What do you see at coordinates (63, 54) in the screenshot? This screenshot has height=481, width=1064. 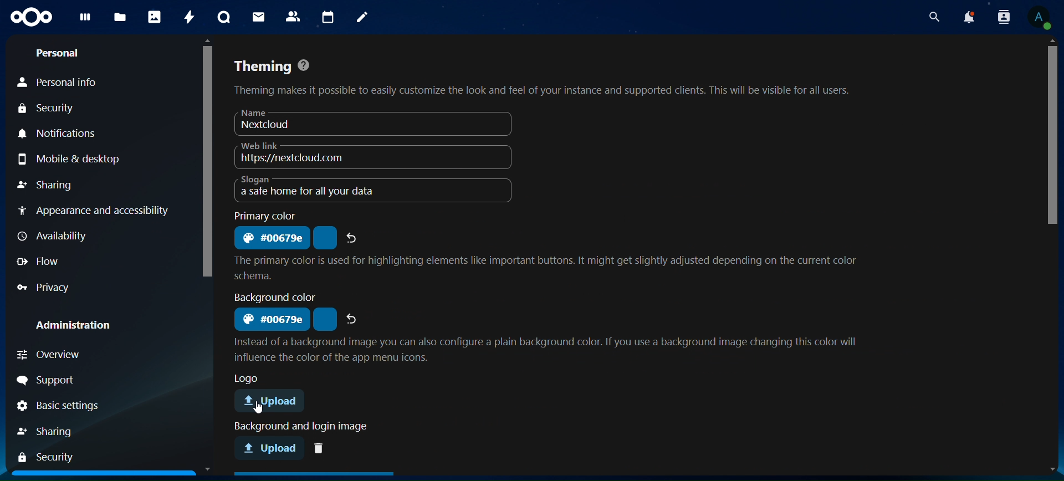 I see `personal` at bounding box center [63, 54].